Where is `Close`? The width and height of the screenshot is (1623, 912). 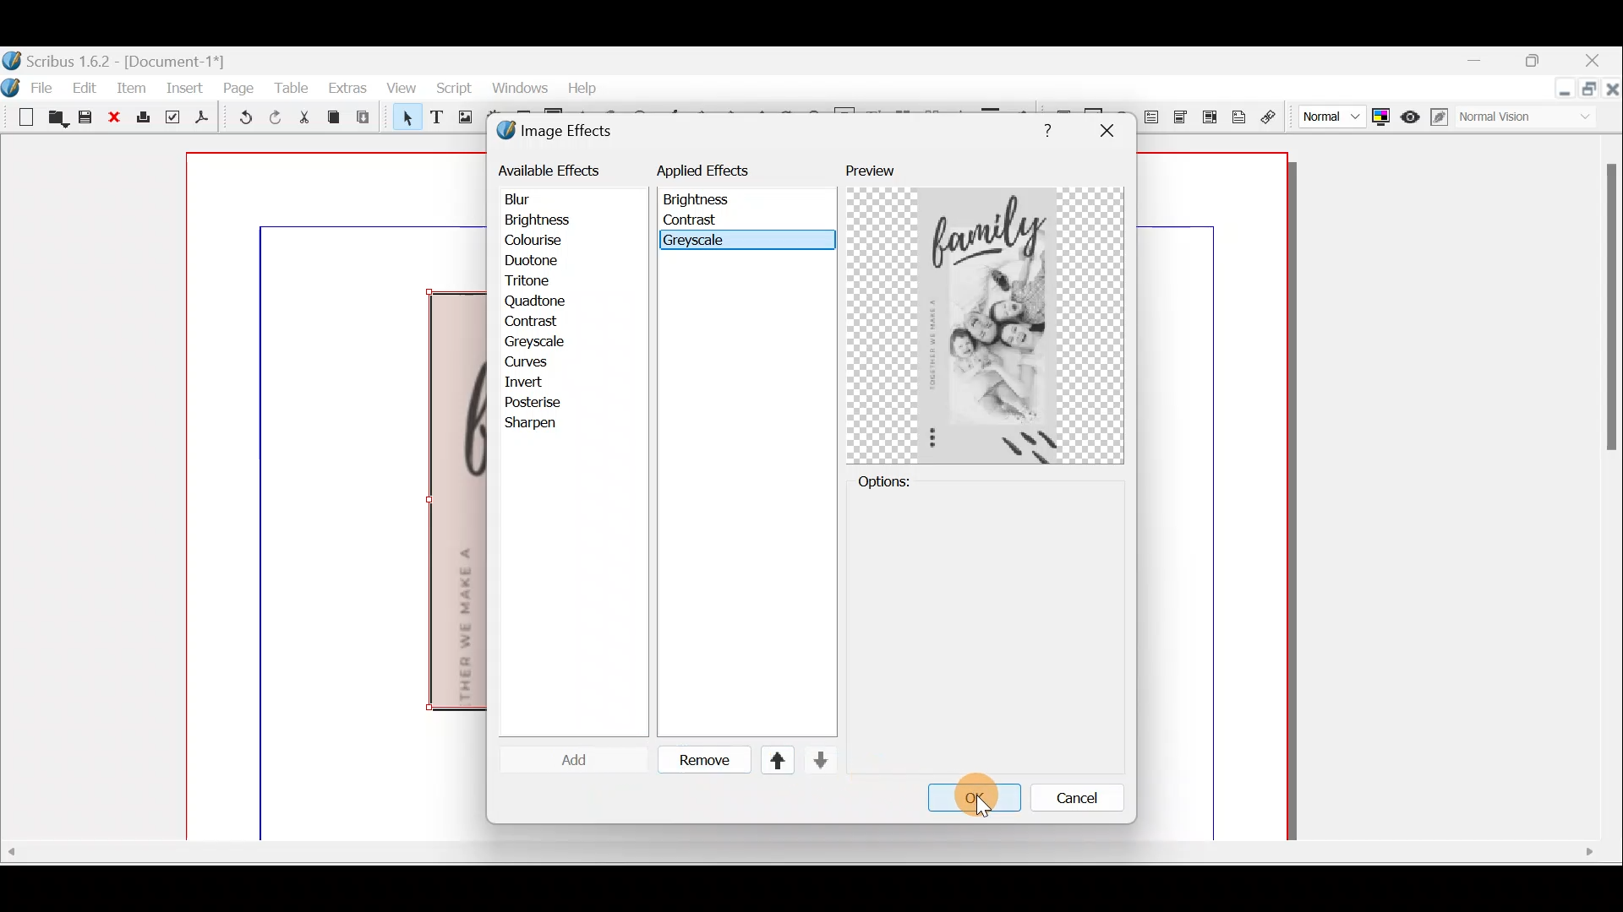 Close is located at coordinates (1598, 60).